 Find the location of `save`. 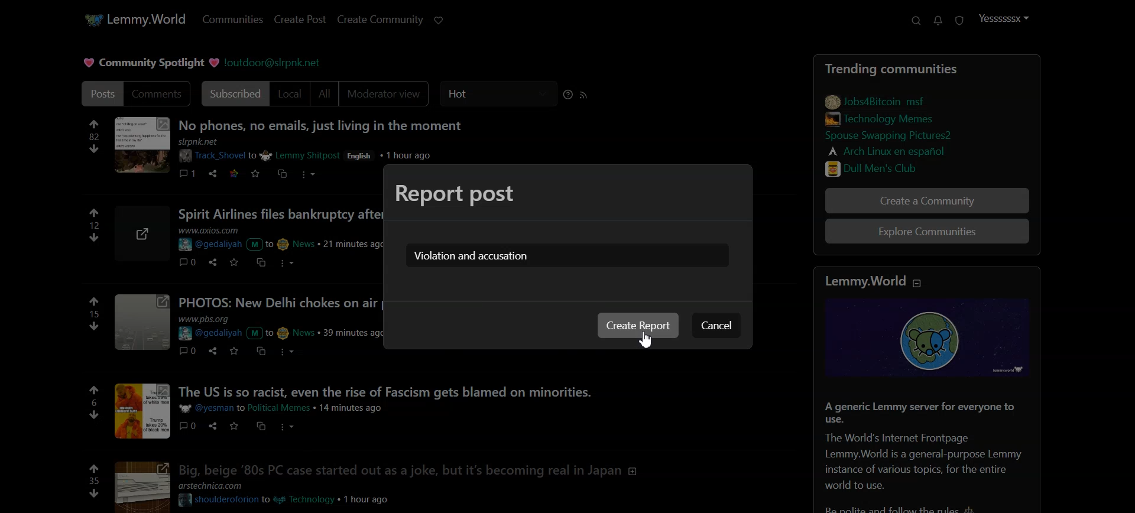

save is located at coordinates (255, 174).